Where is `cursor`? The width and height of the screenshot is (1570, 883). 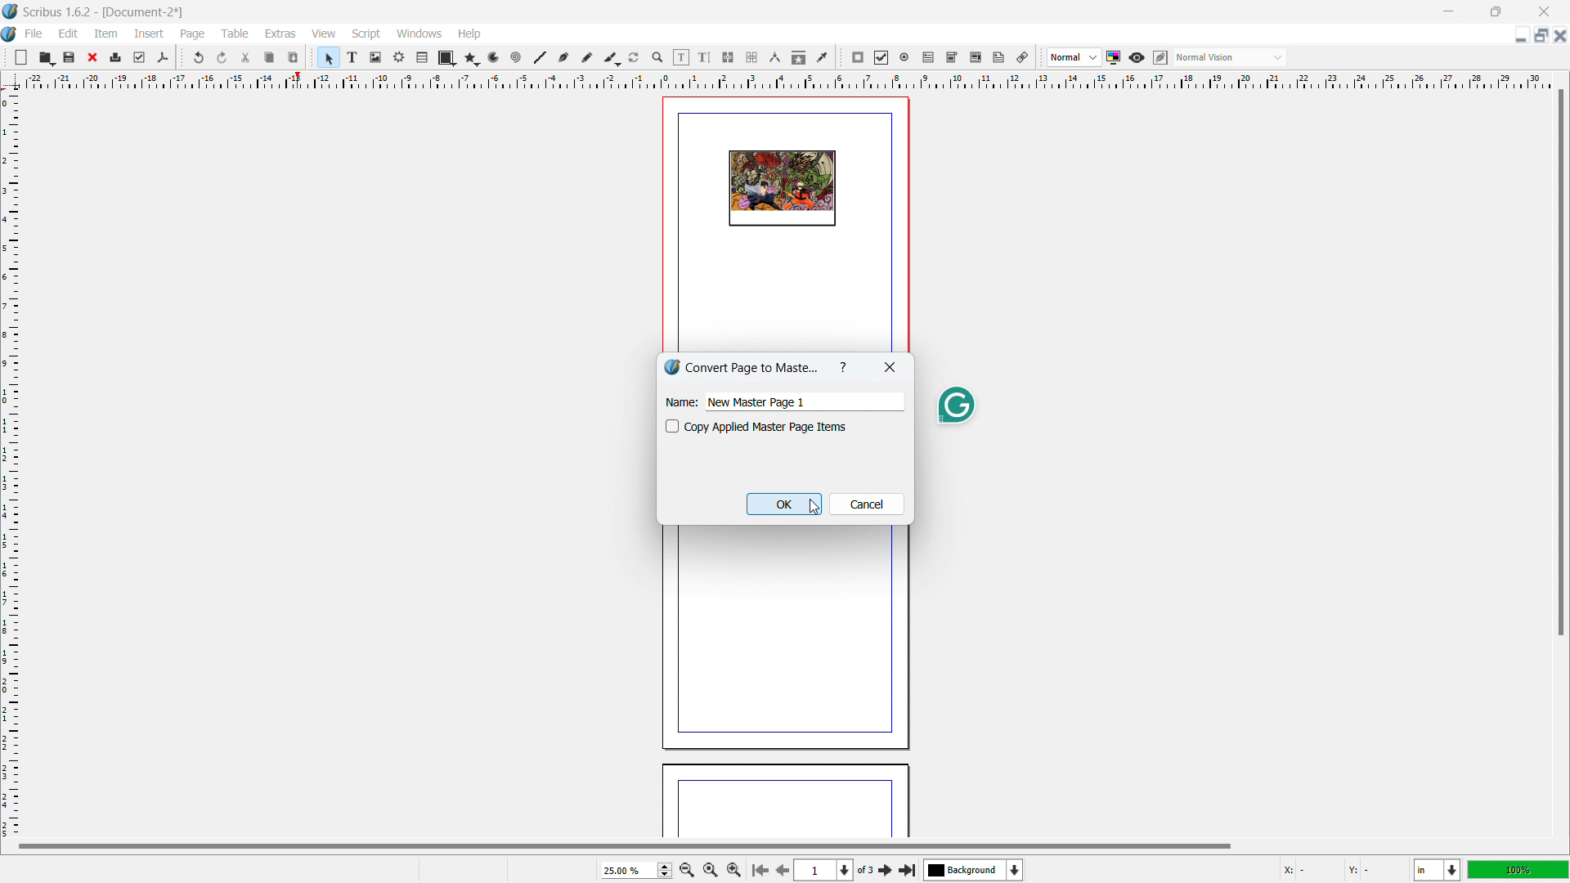
cursor is located at coordinates (812, 506).